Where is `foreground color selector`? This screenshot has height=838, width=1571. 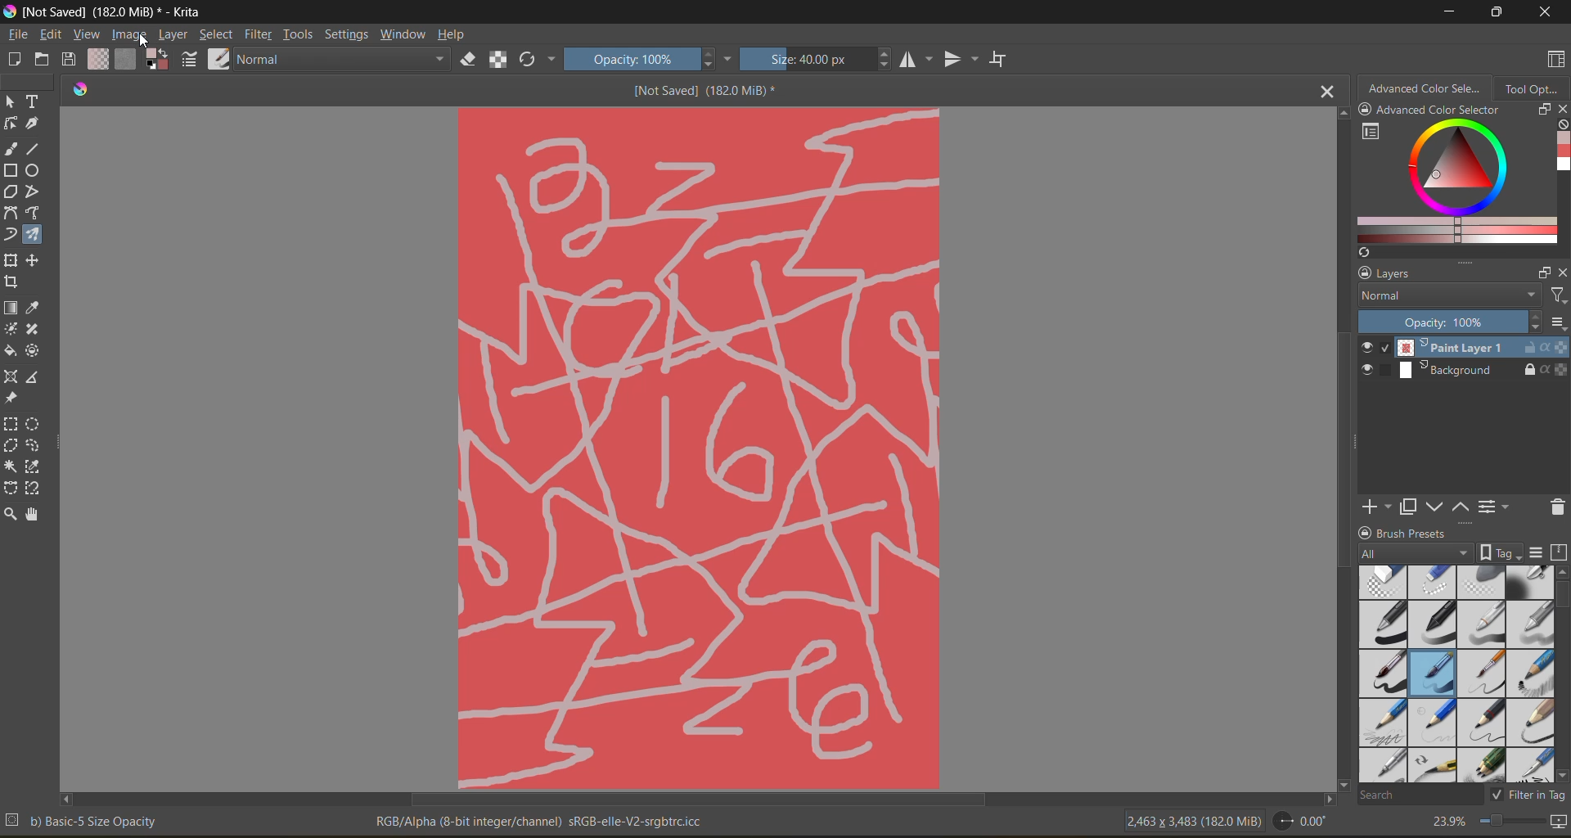 foreground color selector is located at coordinates (157, 59).